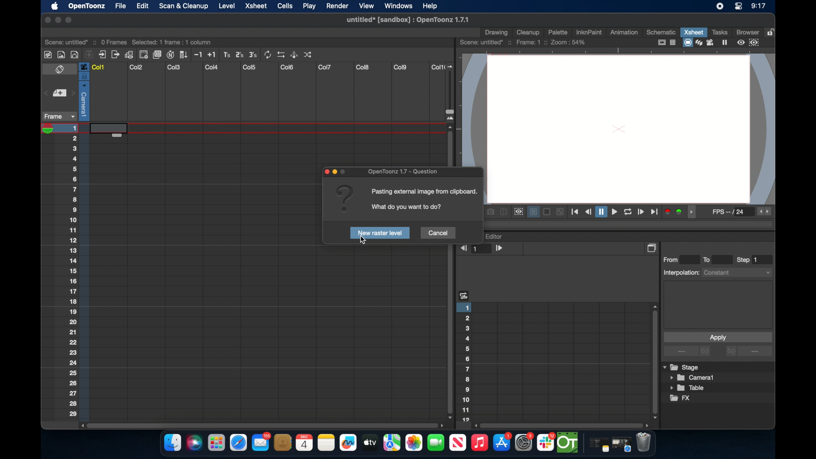 Image resolution: width=816 pixels, height=459 pixels. What do you see at coordinates (179, 54) in the screenshot?
I see `more tools` at bounding box center [179, 54].